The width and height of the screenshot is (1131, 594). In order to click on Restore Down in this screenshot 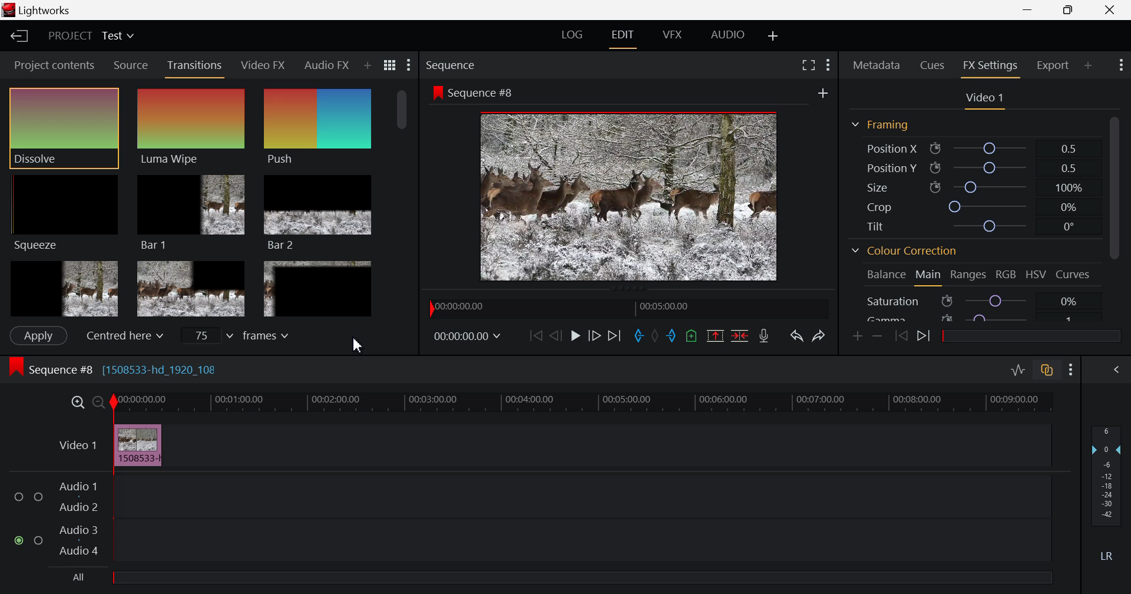, I will do `click(1030, 11)`.